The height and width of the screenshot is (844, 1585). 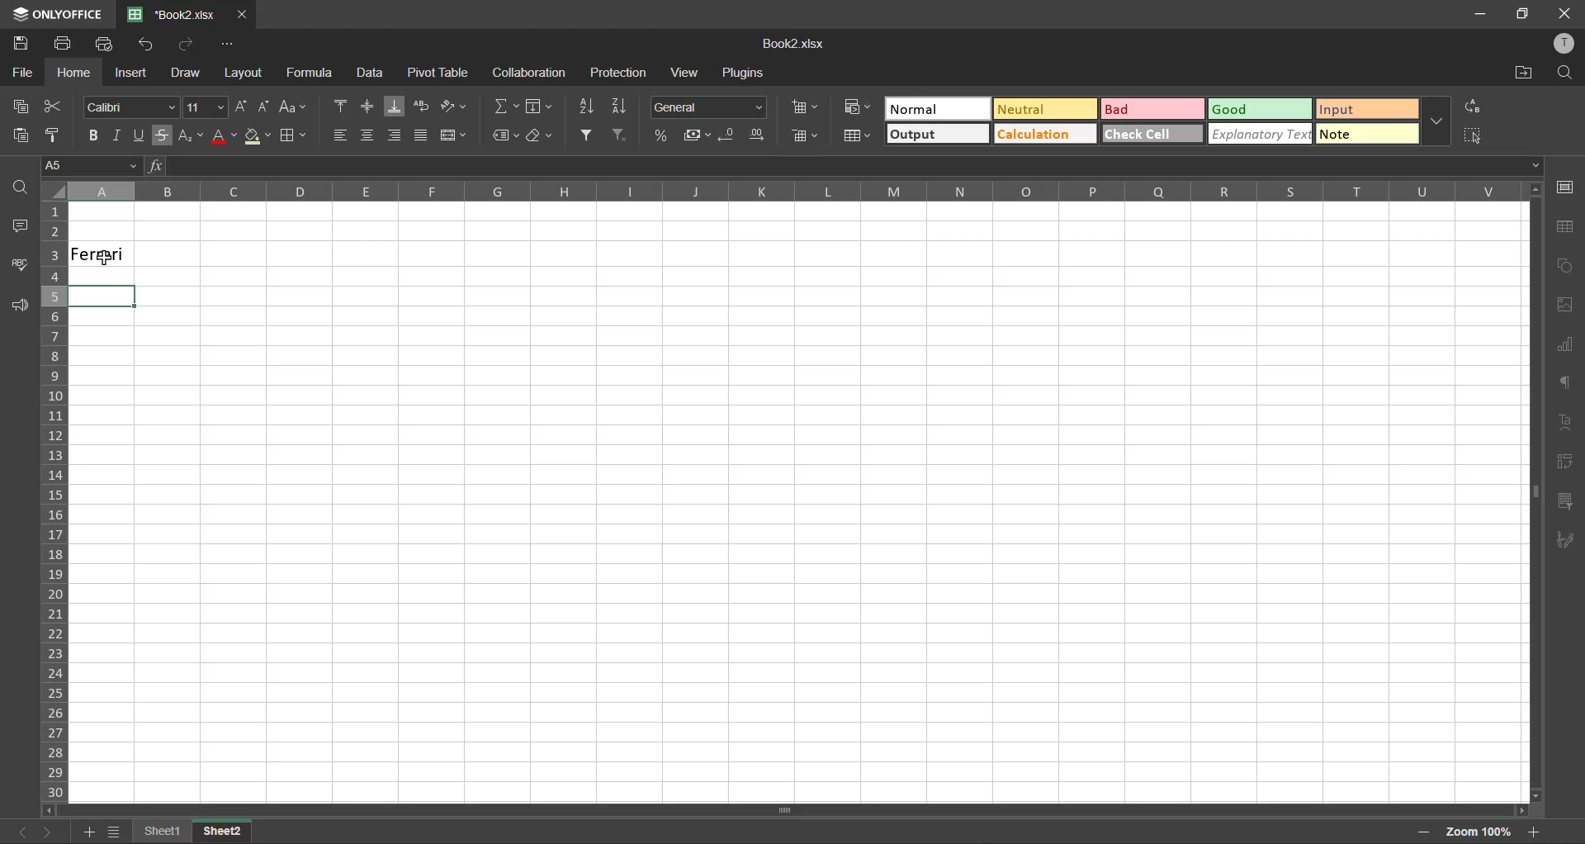 What do you see at coordinates (21, 230) in the screenshot?
I see `comments` at bounding box center [21, 230].